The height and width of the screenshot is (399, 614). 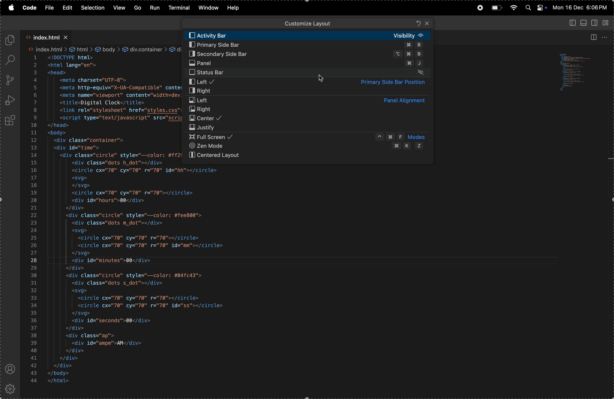 I want to click on center, so click(x=310, y=119).